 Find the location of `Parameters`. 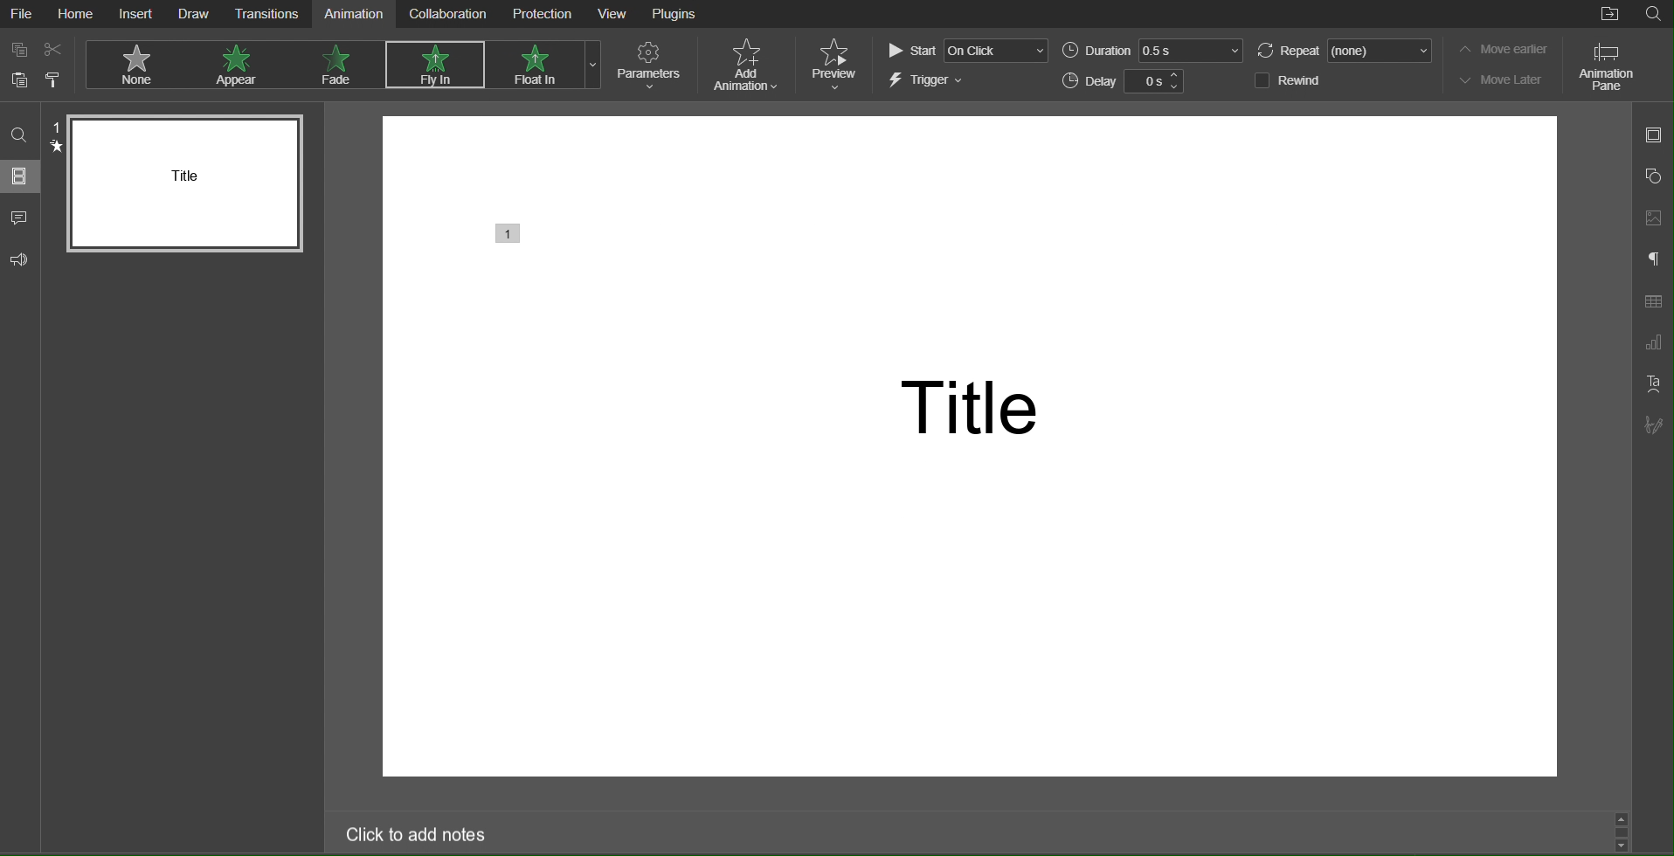

Parameters is located at coordinates (652, 66).